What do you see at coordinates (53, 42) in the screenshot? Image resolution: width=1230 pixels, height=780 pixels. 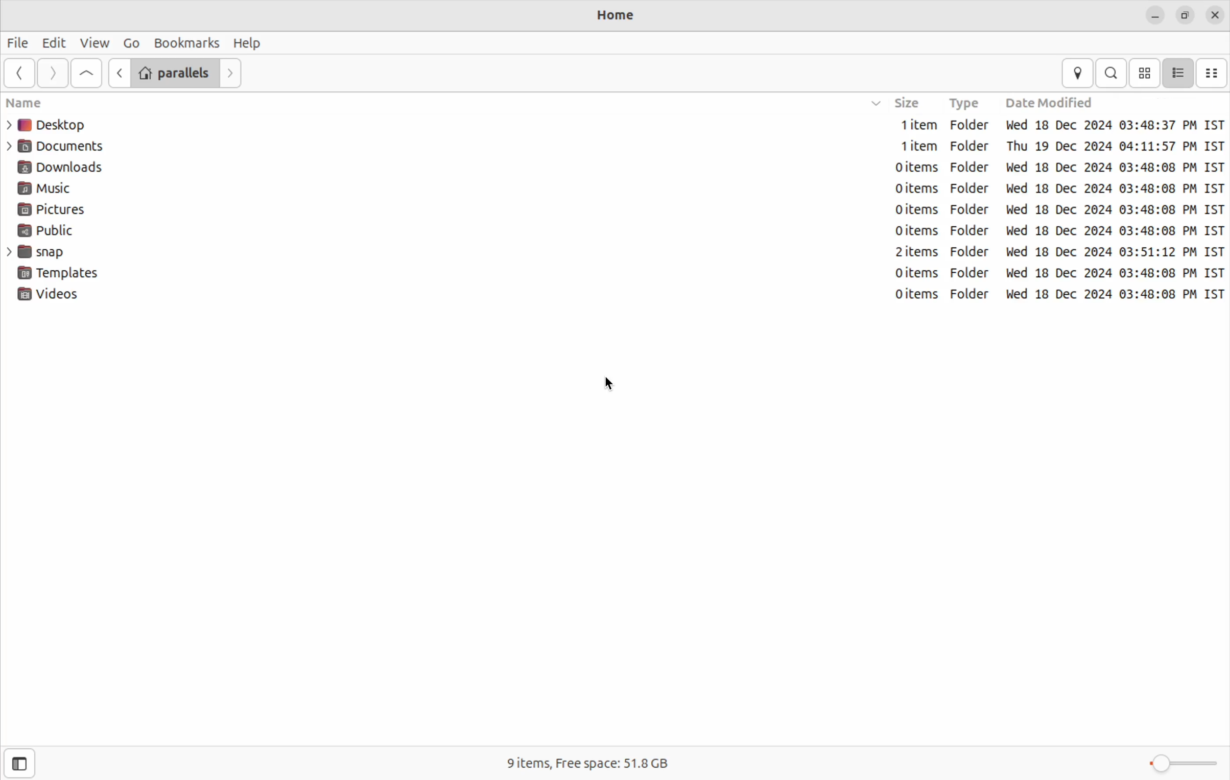 I see `Edit` at bounding box center [53, 42].